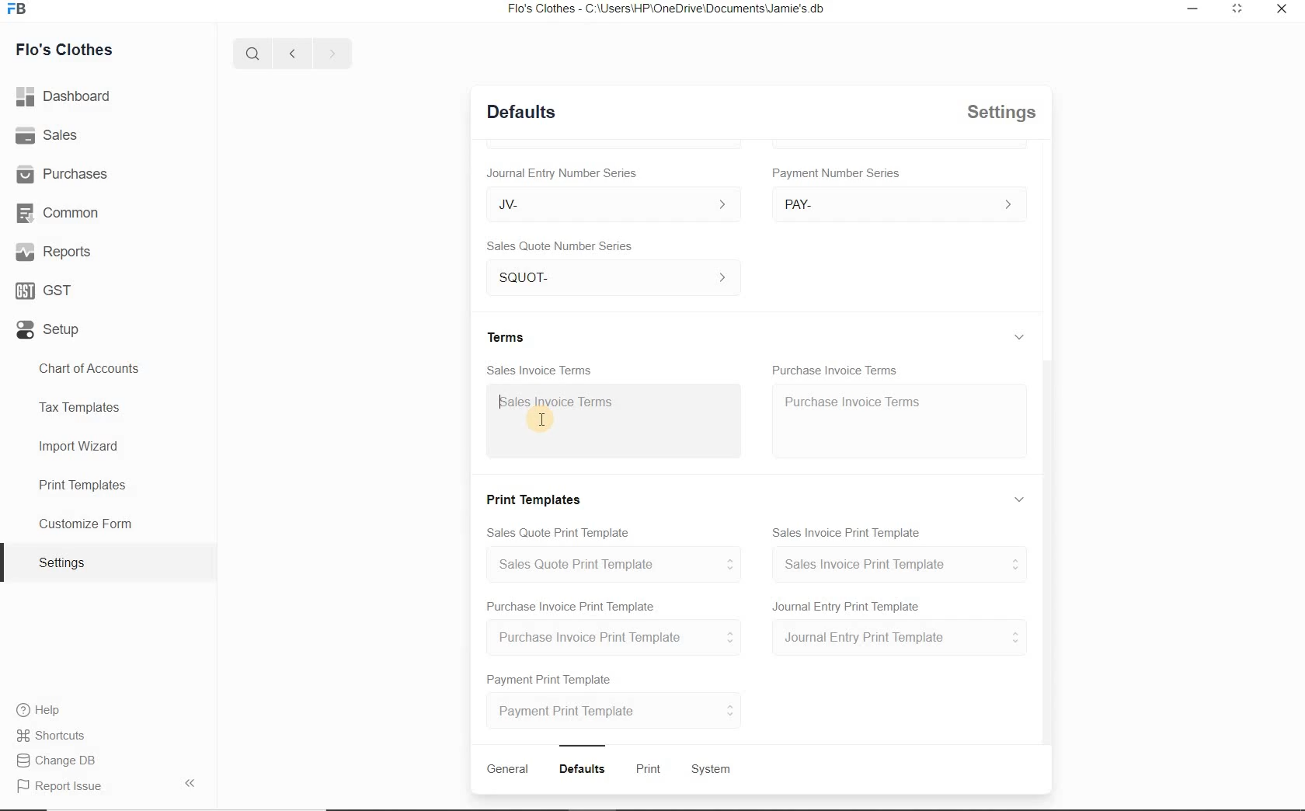 The width and height of the screenshot is (1305, 811). I want to click on Settings, so click(68, 562).